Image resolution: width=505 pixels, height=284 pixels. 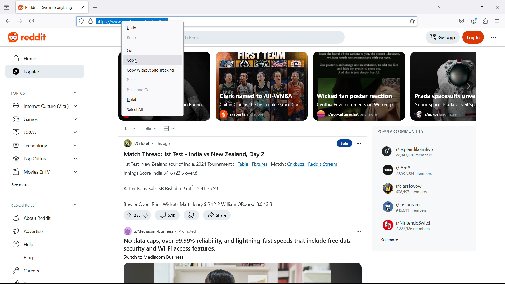 What do you see at coordinates (358, 86) in the screenshot?
I see `Featured post 3` at bounding box center [358, 86].